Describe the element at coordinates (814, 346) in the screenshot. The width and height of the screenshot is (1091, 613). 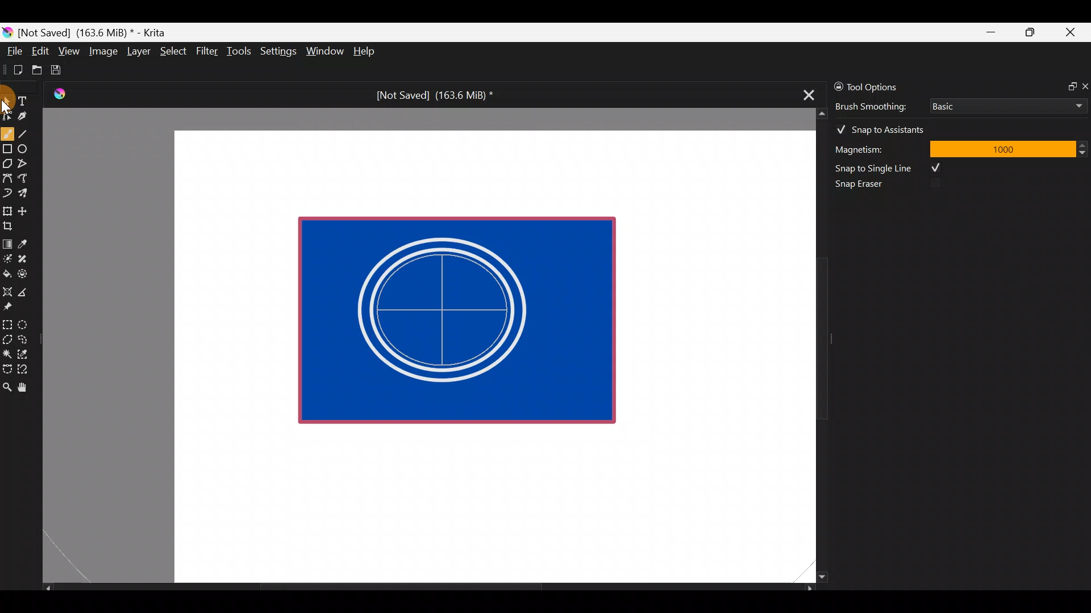
I see `Scroll bar` at that location.